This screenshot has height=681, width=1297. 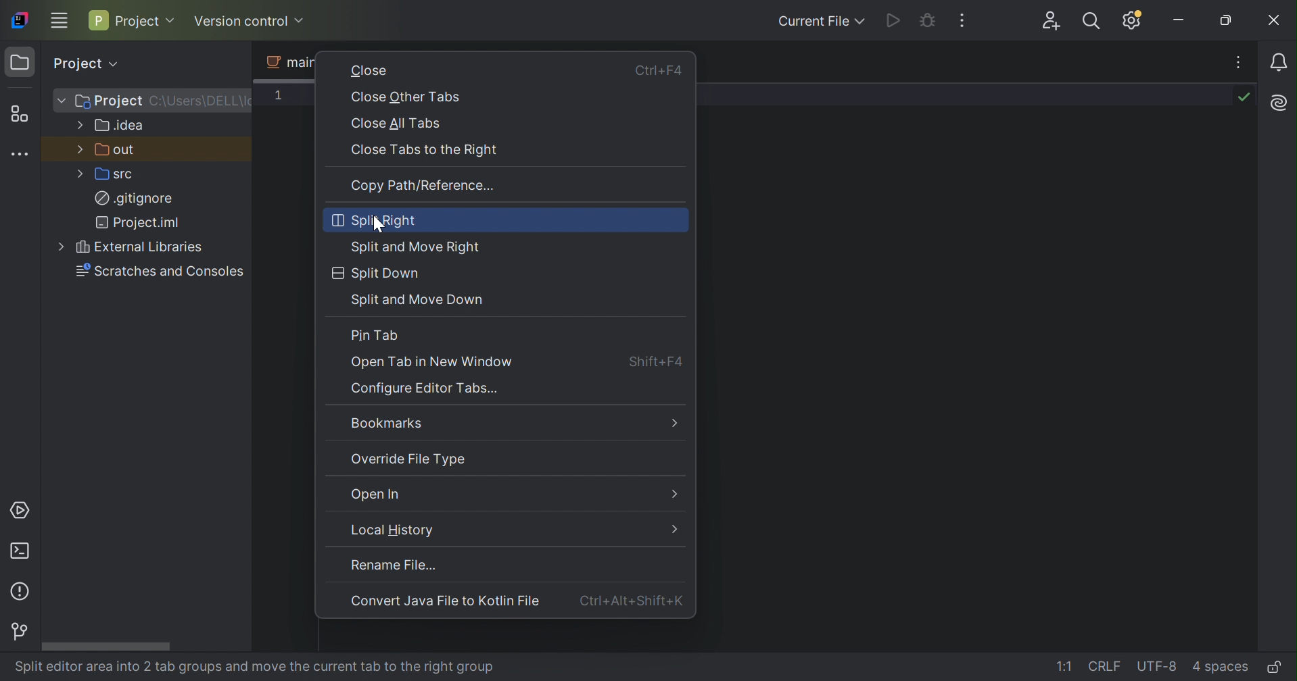 What do you see at coordinates (819, 23) in the screenshot?
I see `Current file` at bounding box center [819, 23].